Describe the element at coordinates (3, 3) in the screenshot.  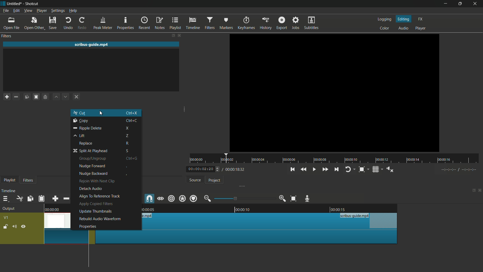
I see `app icon` at that location.